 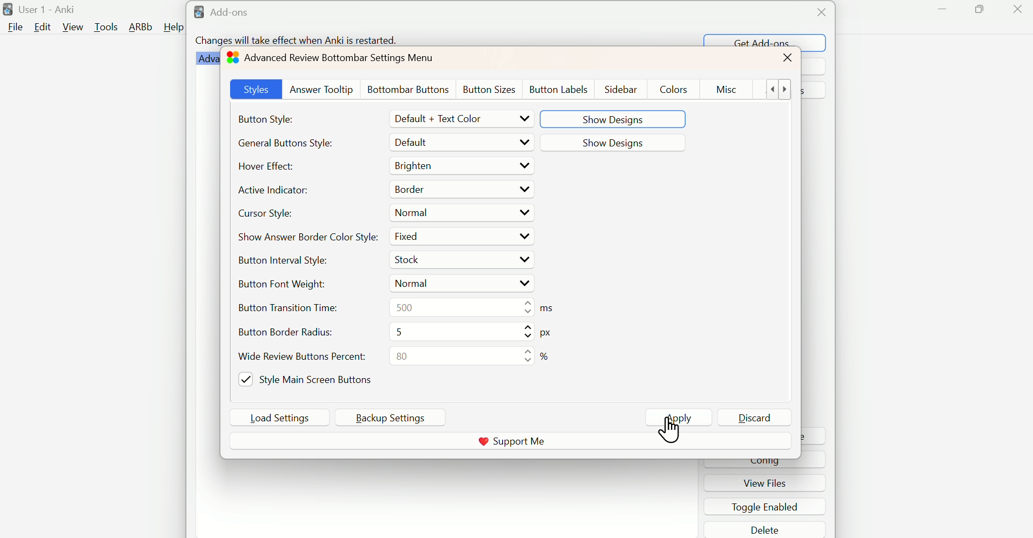 I want to click on Styles, so click(x=254, y=88).